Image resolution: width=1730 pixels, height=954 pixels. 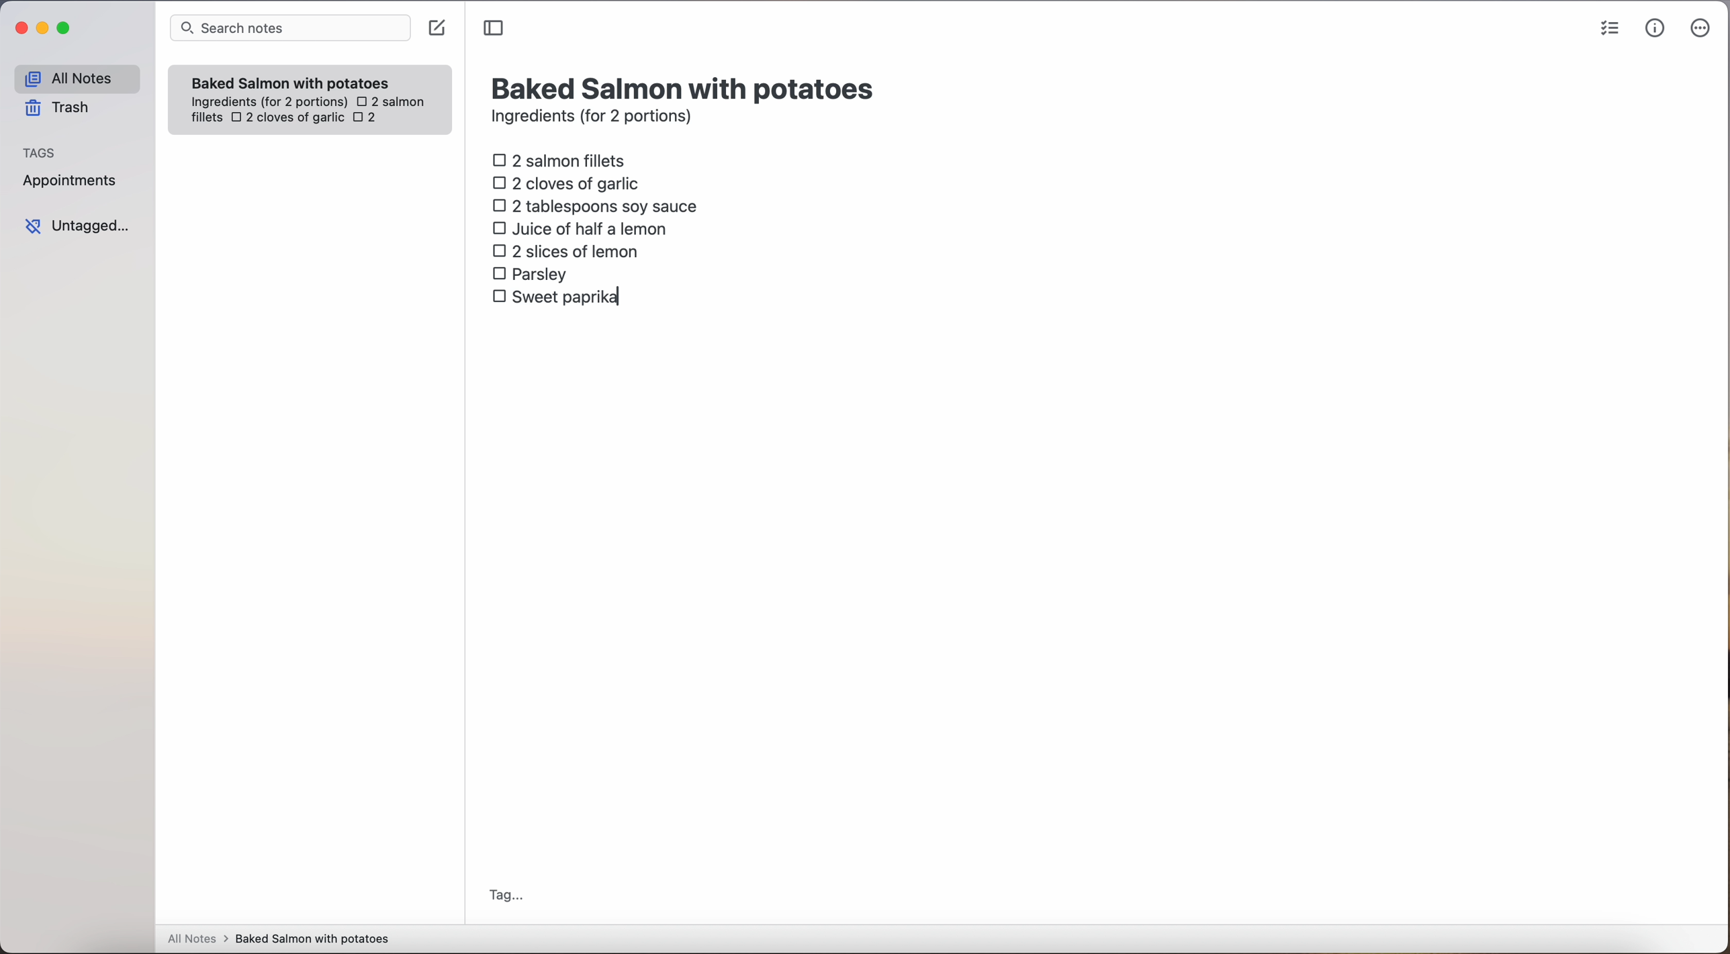 What do you see at coordinates (686, 87) in the screenshot?
I see `title` at bounding box center [686, 87].